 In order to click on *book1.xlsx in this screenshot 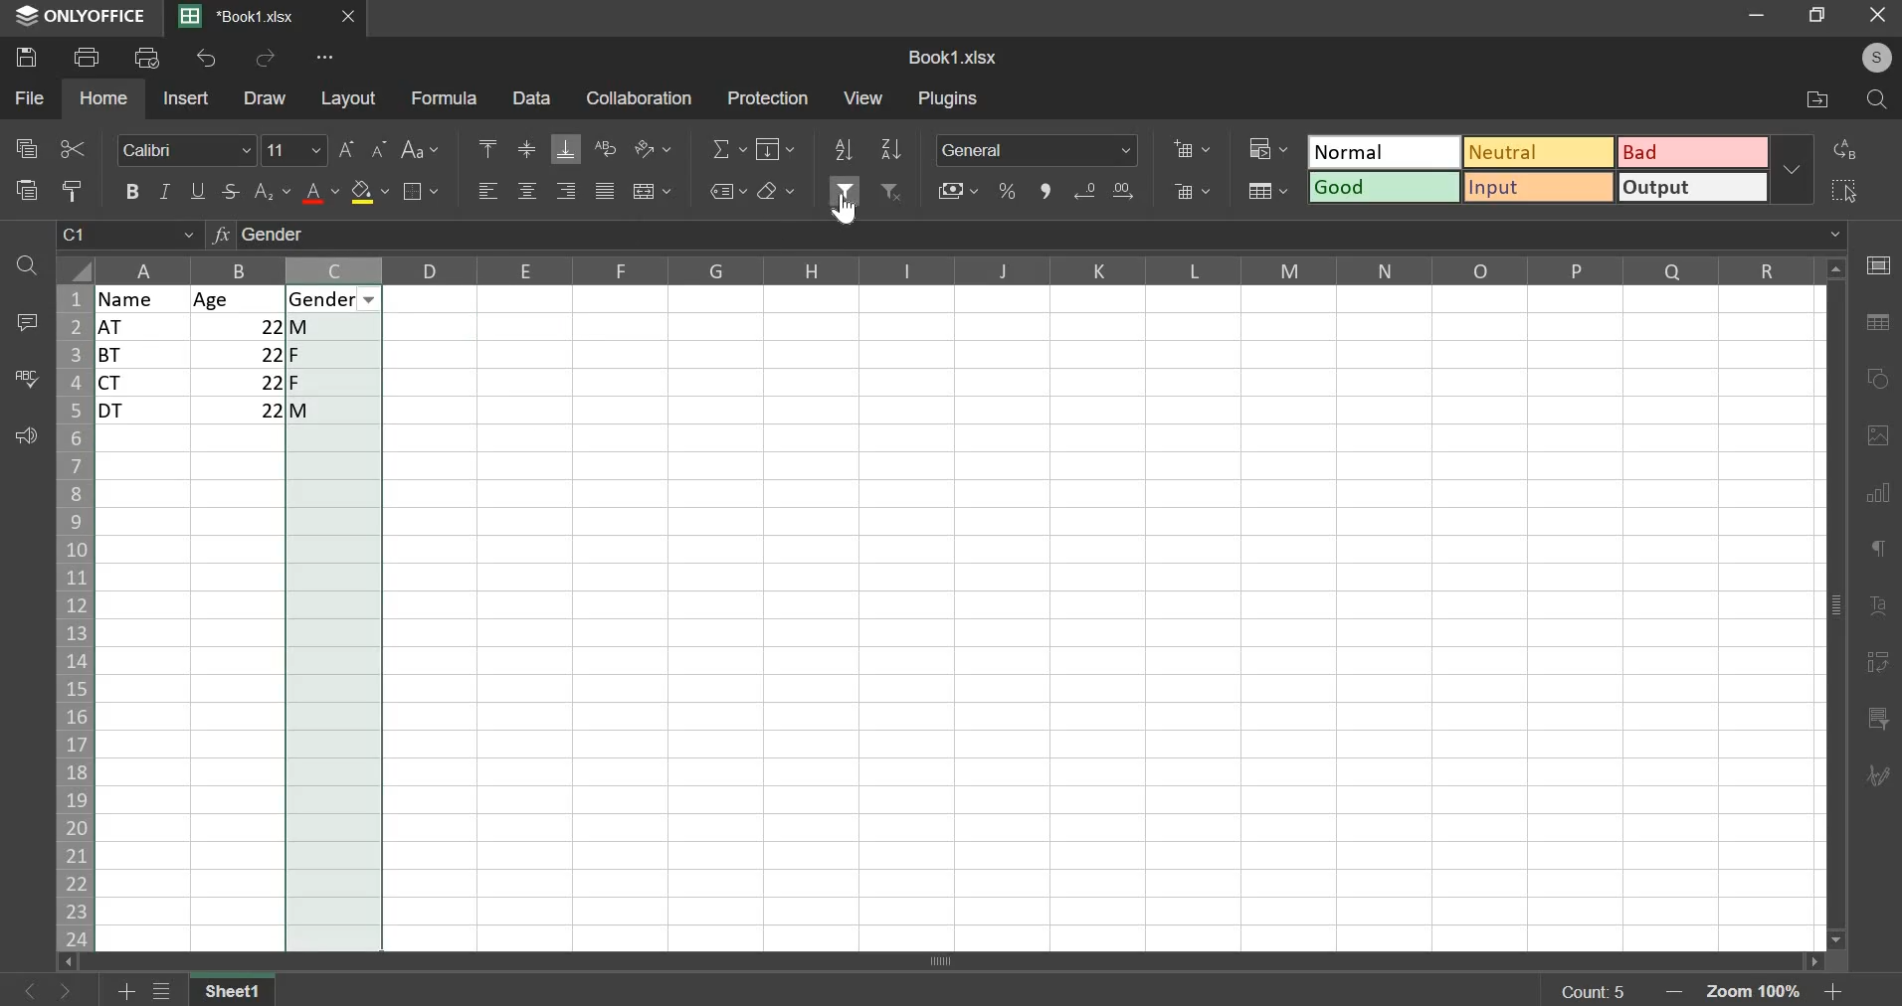, I will do `click(241, 16)`.